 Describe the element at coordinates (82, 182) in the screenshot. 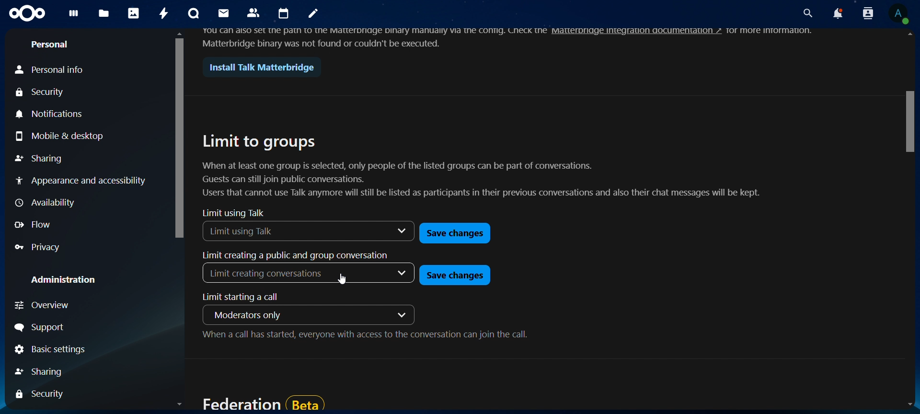

I see `Appearence` at that location.